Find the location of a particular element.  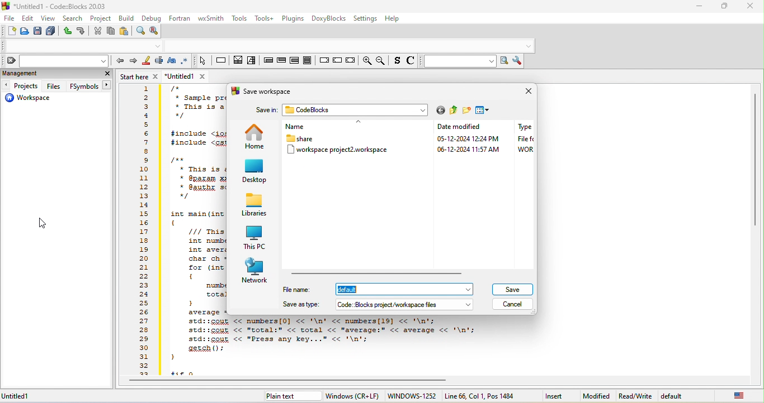

tools is located at coordinates (239, 18).